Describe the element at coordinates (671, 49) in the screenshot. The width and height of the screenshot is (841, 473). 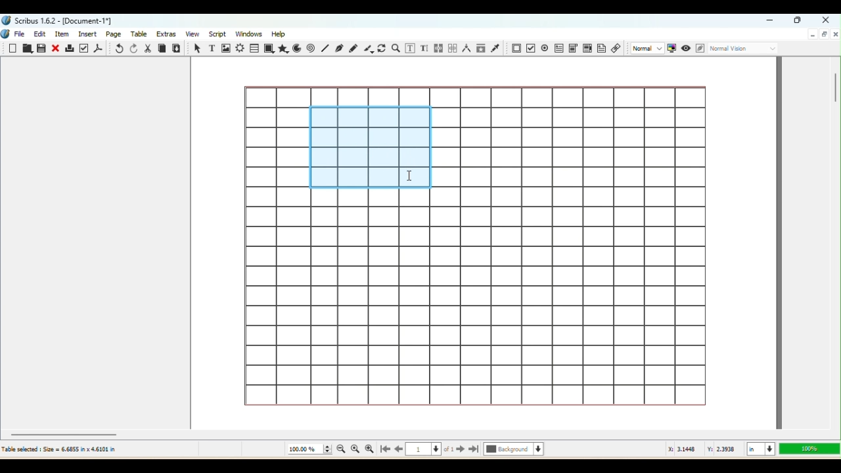
I see `Toggle color management system` at that location.